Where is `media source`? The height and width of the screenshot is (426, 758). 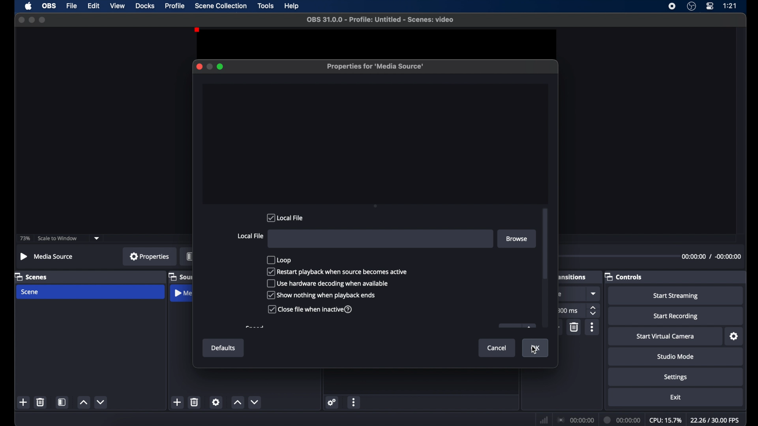
media source is located at coordinates (184, 293).